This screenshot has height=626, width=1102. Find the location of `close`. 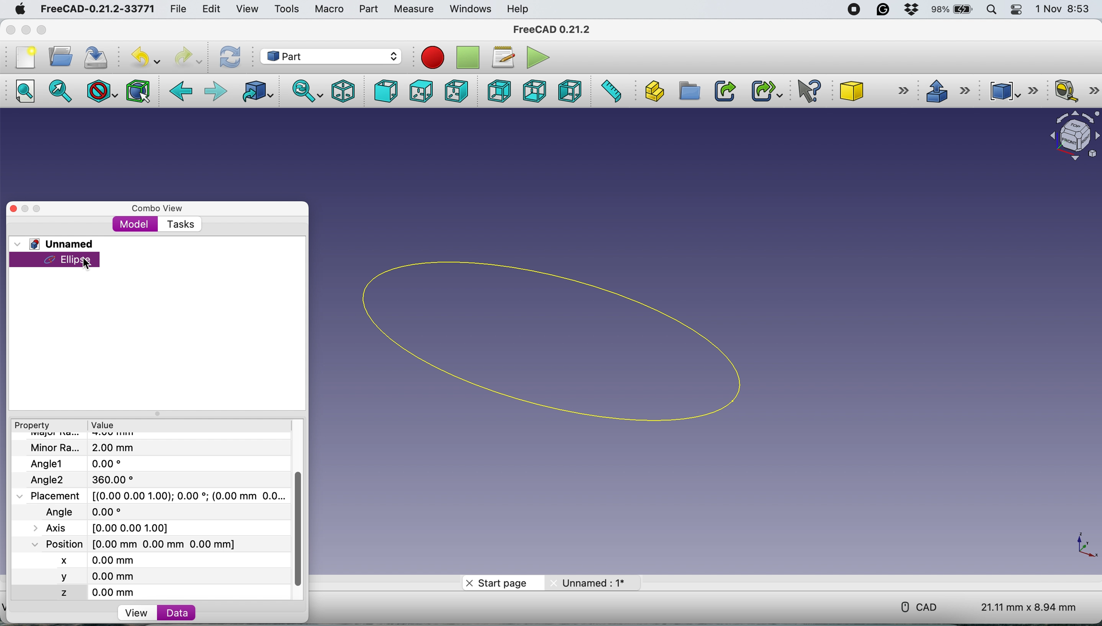

close is located at coordinates (13, 208).